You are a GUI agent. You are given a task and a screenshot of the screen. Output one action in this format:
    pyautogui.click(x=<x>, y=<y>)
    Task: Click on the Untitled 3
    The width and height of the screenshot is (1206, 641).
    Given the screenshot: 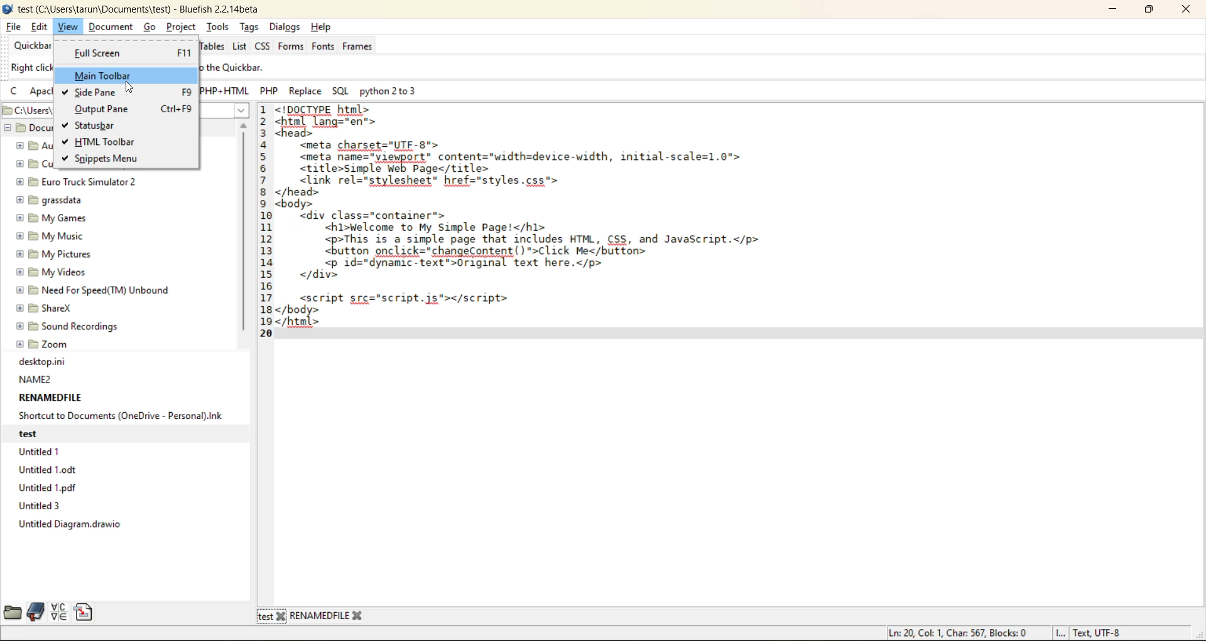 What is the action you would take?
    pyautogui.click(x=42, y=506)
    